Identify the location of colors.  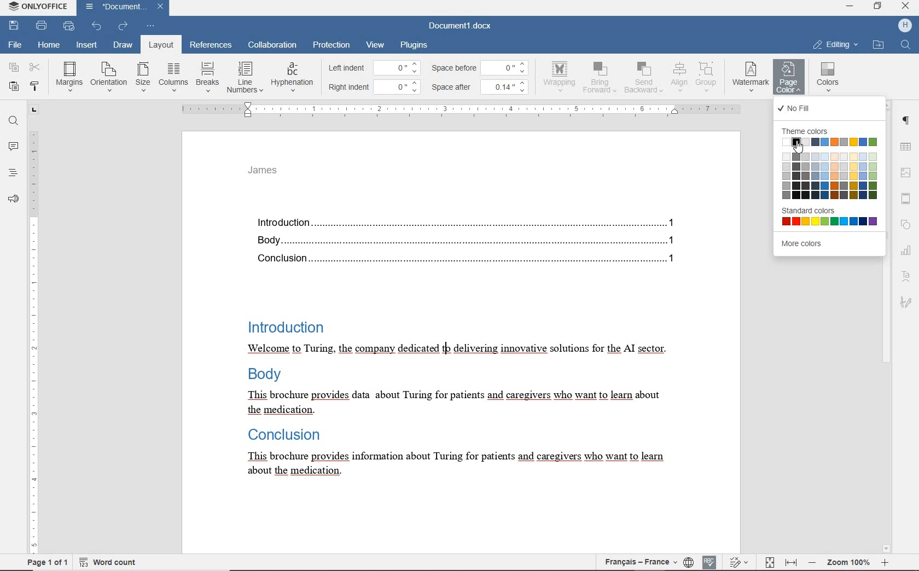
(828, 80).